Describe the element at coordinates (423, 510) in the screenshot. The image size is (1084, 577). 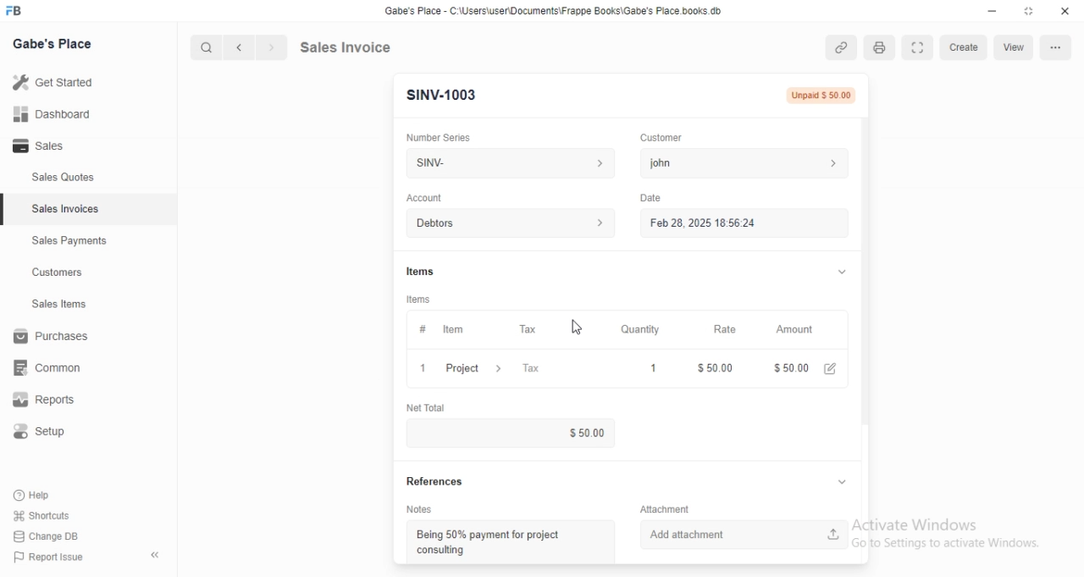
I see `‘Notes` at that location.